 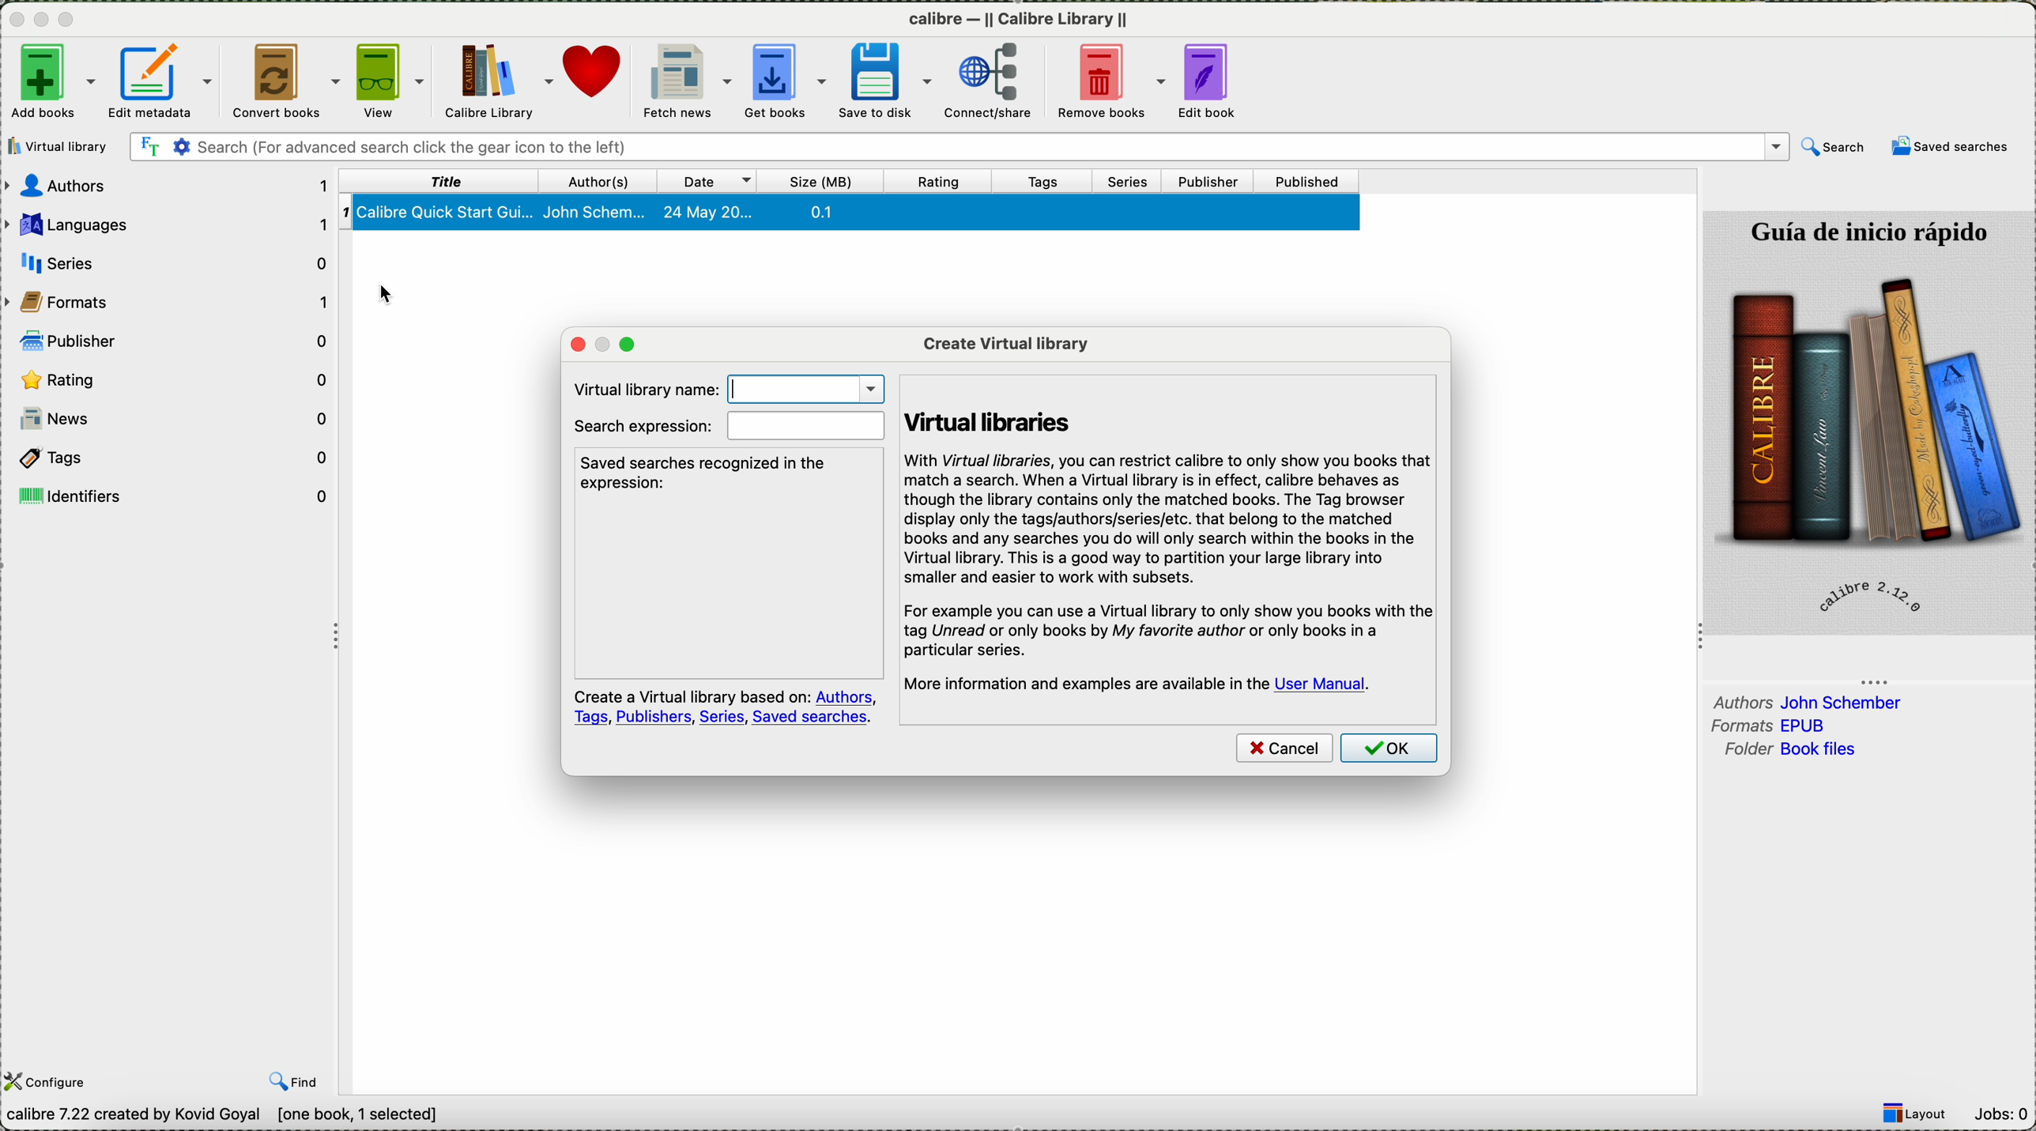 What do you see at coordinates (1284, 750) in the screenshot?
I see `cancel` at bounding box center [1284, 750].